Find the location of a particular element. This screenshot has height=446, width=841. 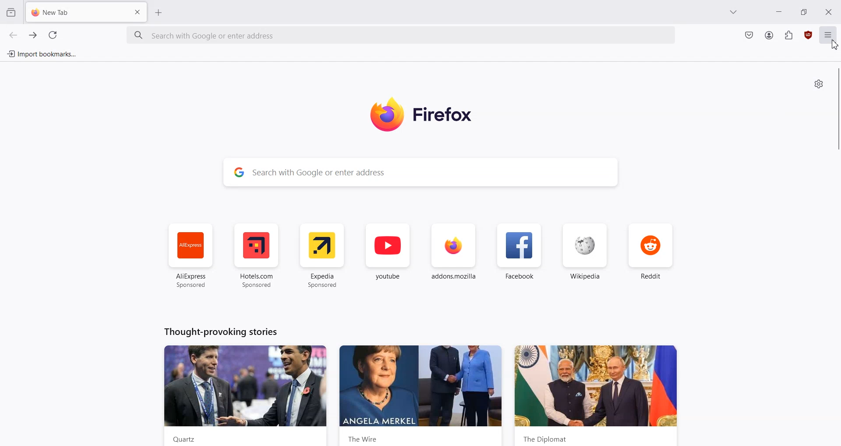

News is located at coordinates (605, 394).